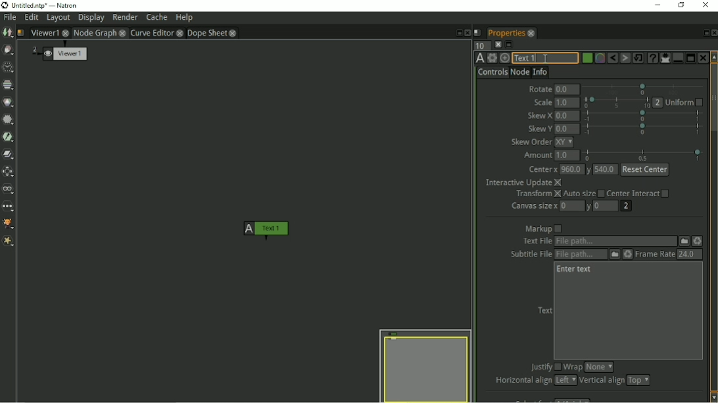  I want to click on reset center, so click(645, 169).